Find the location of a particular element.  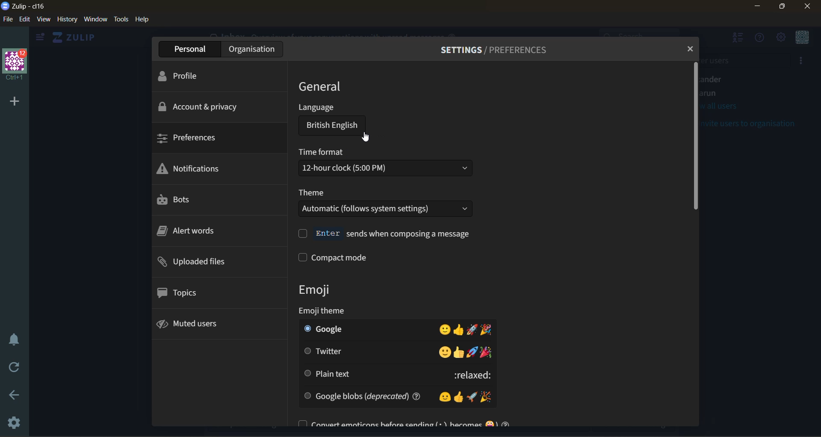

help is located at coordinates (145, 20).